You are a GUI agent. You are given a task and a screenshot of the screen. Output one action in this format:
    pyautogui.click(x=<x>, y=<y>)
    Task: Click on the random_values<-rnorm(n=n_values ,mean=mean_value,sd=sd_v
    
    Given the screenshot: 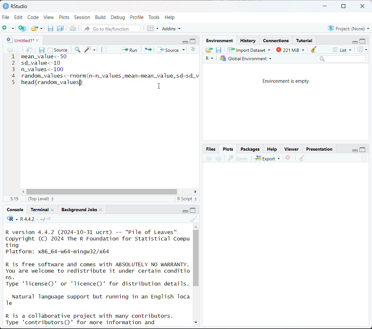 What is the action you would take?
    pyautogui.click(x=109, y=76)
    